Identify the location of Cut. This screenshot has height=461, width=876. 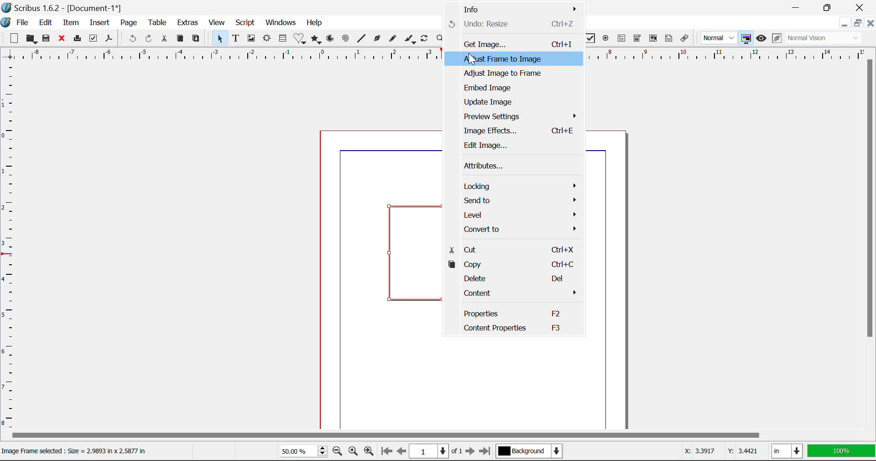
(511, 249).